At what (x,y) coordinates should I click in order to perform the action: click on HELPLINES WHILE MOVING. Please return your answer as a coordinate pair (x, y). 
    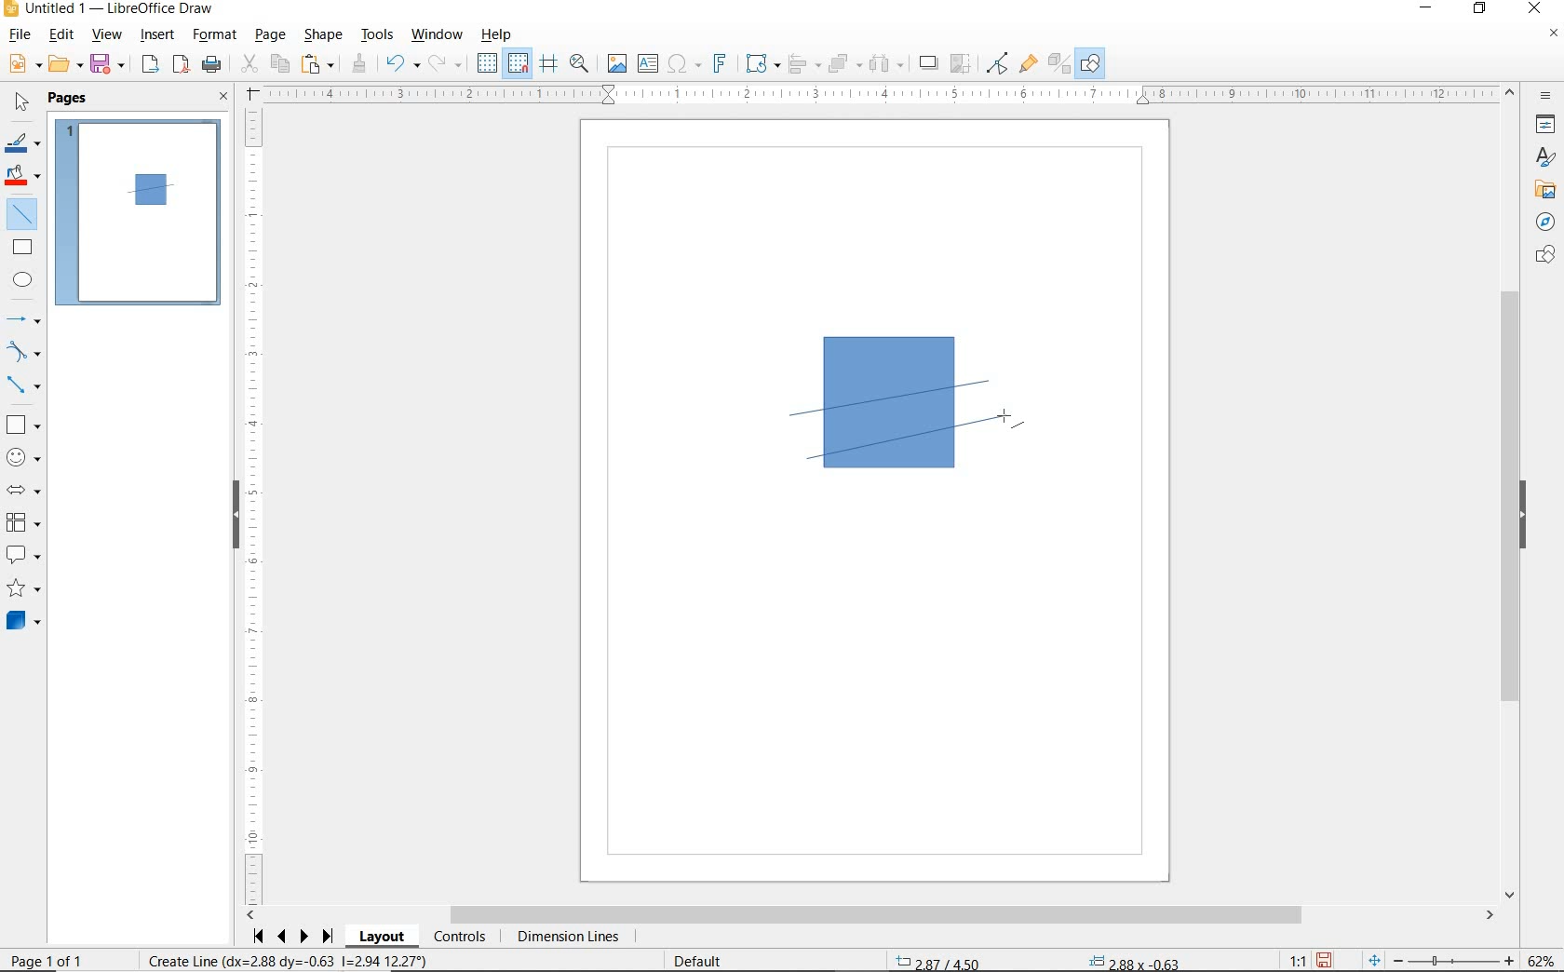
    Looking at the image, I should click on (552, 66).